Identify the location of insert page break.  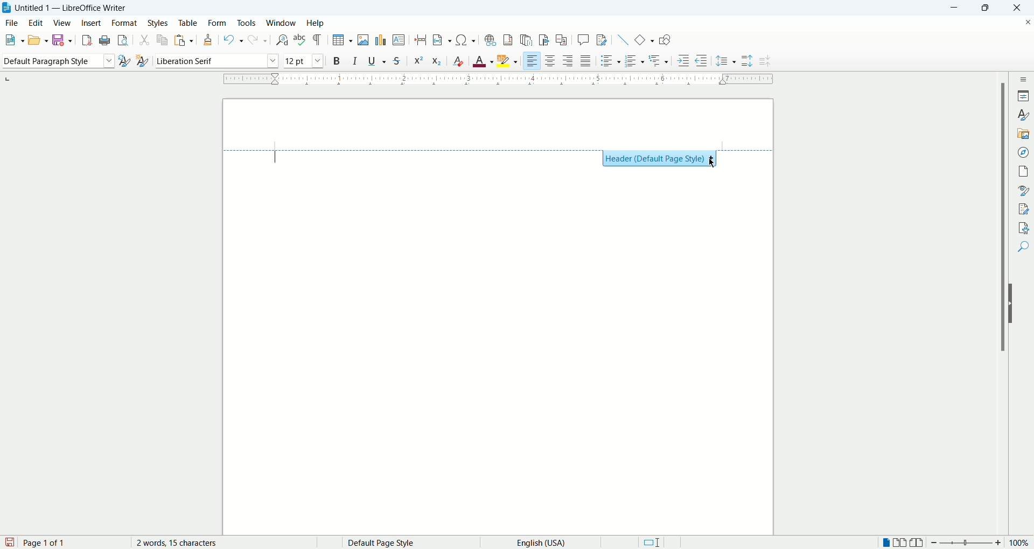
(421, 39).